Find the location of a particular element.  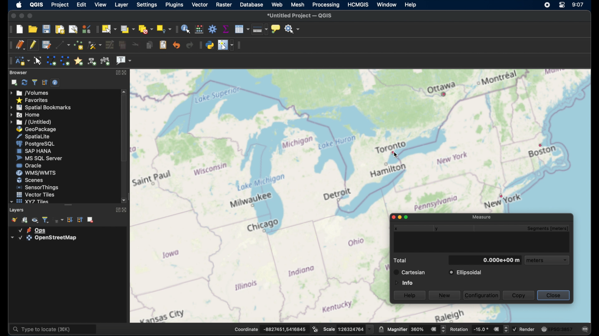

refresh is located at coordinates (24, 82).